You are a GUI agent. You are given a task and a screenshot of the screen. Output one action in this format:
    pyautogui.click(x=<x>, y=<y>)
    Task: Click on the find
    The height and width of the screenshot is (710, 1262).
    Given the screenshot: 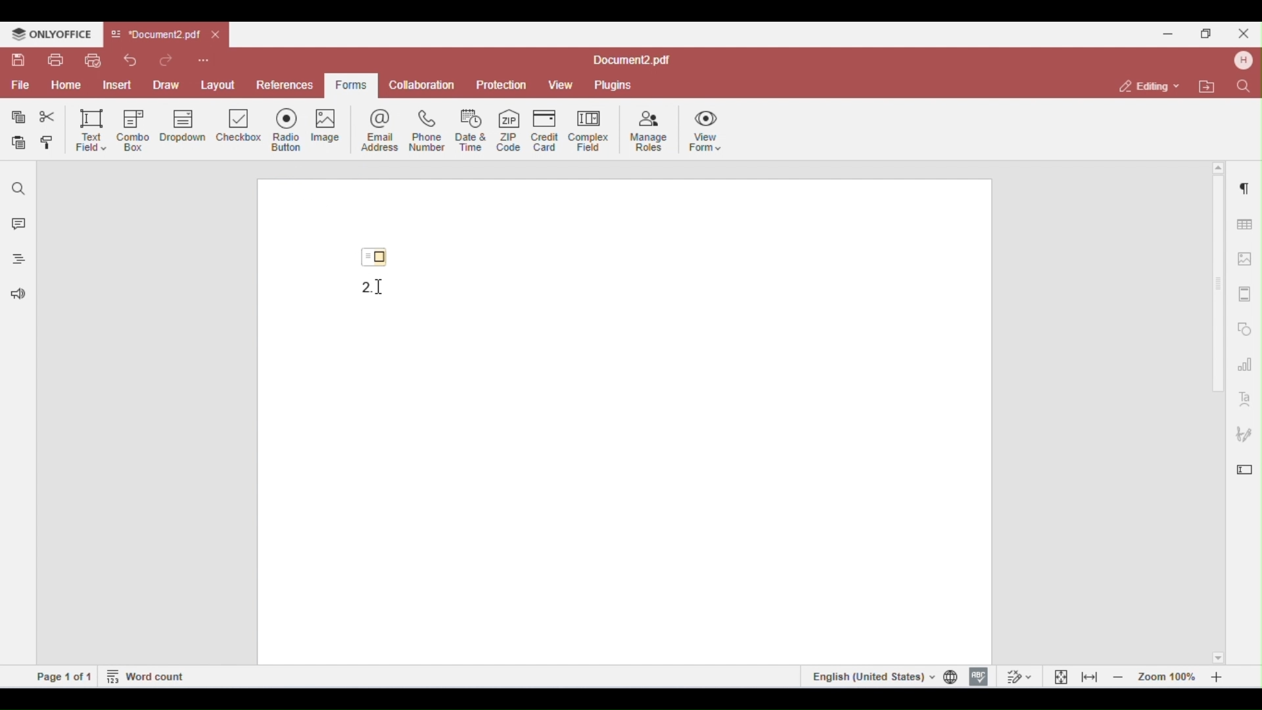 What is the action you would take?
    pyautogui.click(x=1242, y=85)
    